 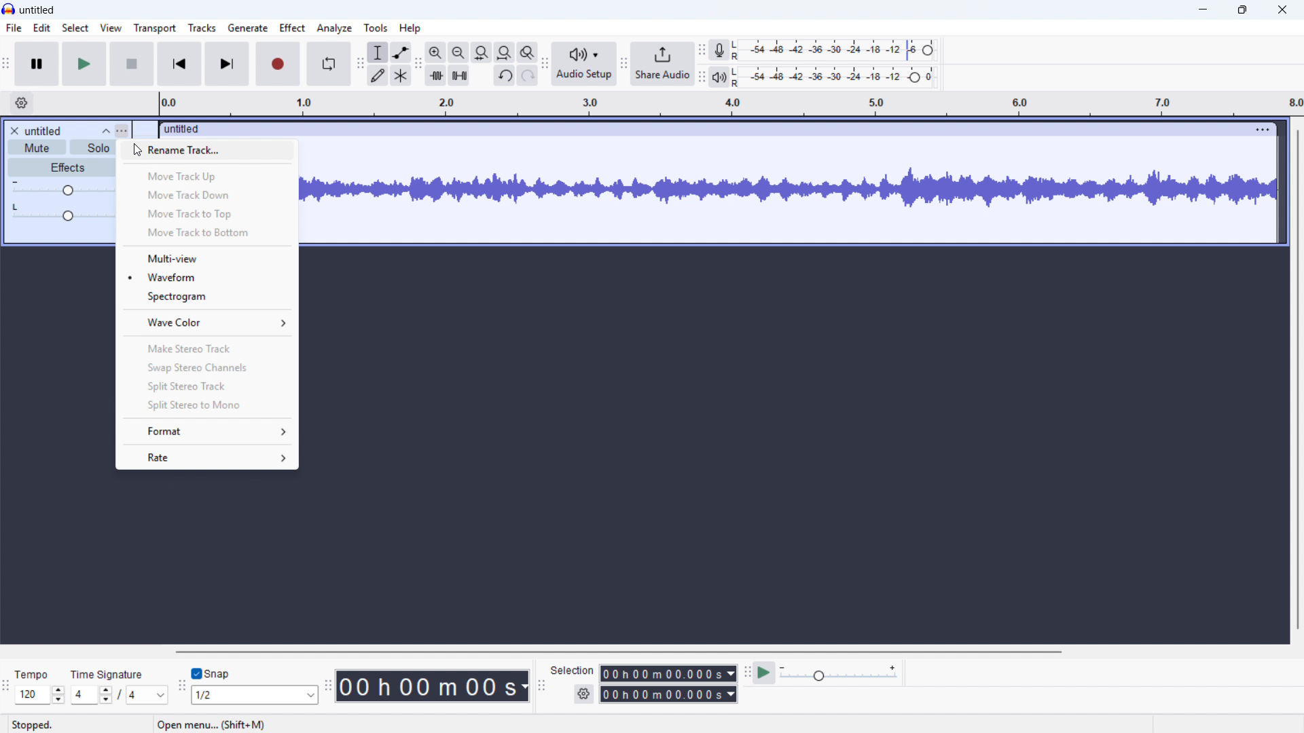 What do you see at coordinates (719, 78) in the screenshot?
I see `Playback metre ` at bounding box center [719, 78].